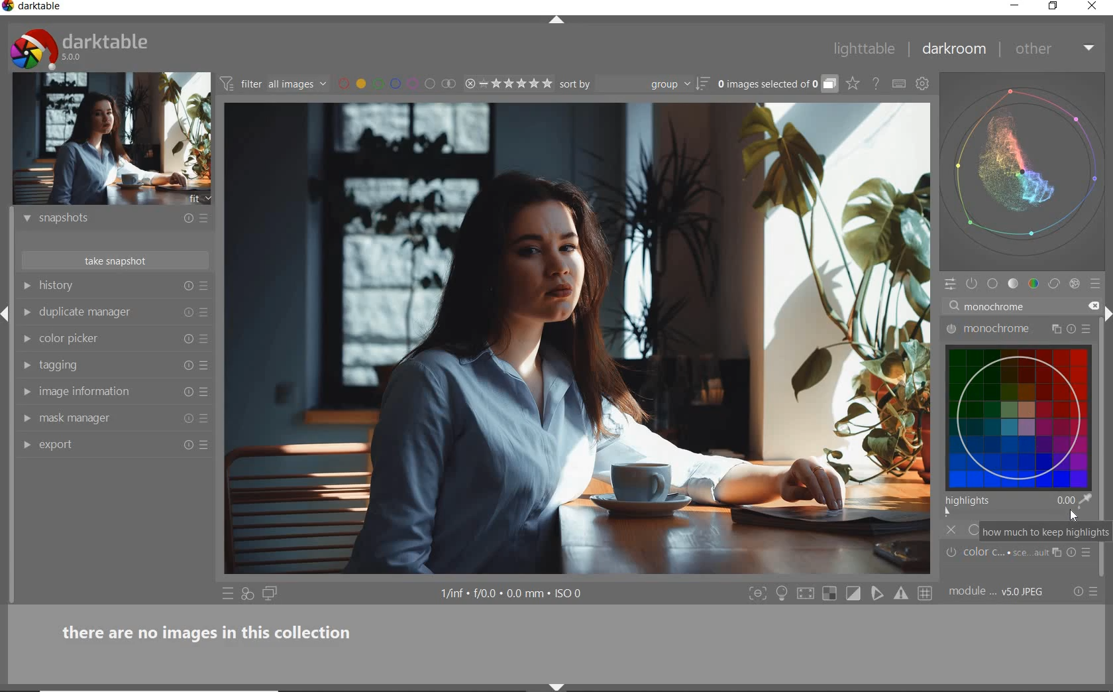 Image resolution: width=1113 pixels, height=692 pixels. I want to click on Color C..., so click(1006, 553).